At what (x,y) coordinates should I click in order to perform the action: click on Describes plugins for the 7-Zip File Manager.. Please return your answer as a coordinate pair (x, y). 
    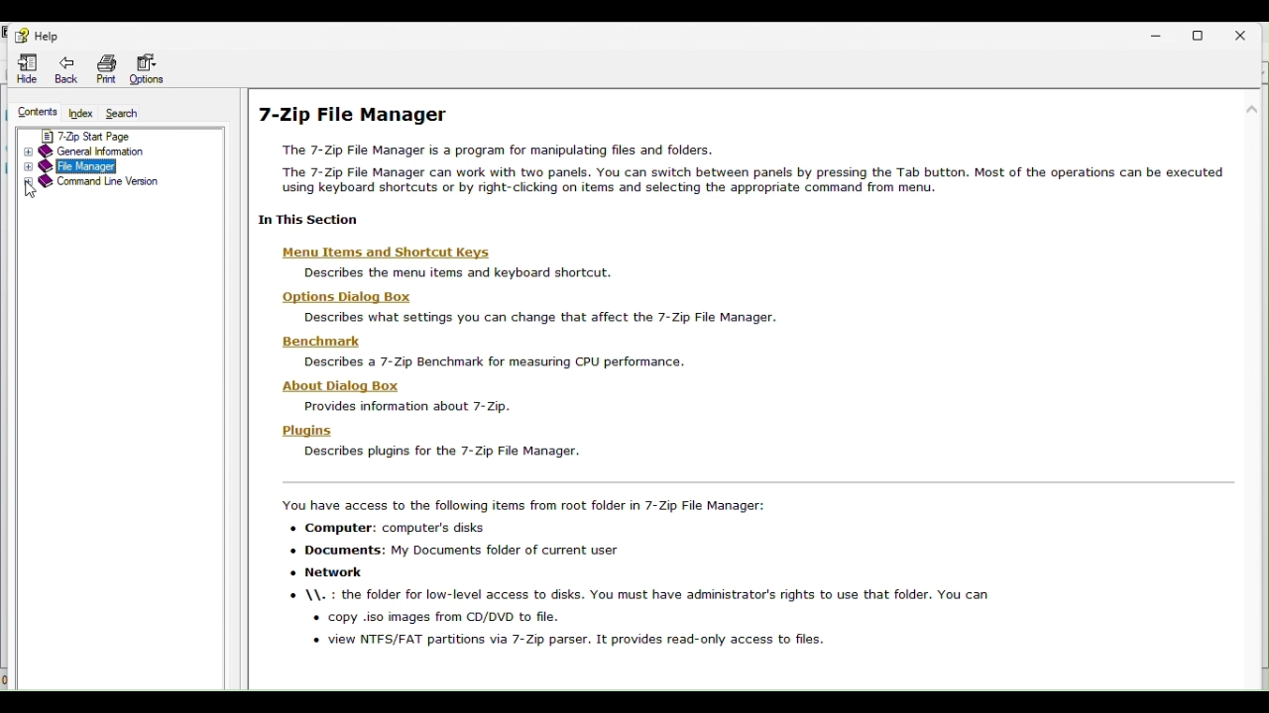
    Looking at the image, I should click on (432, 452).